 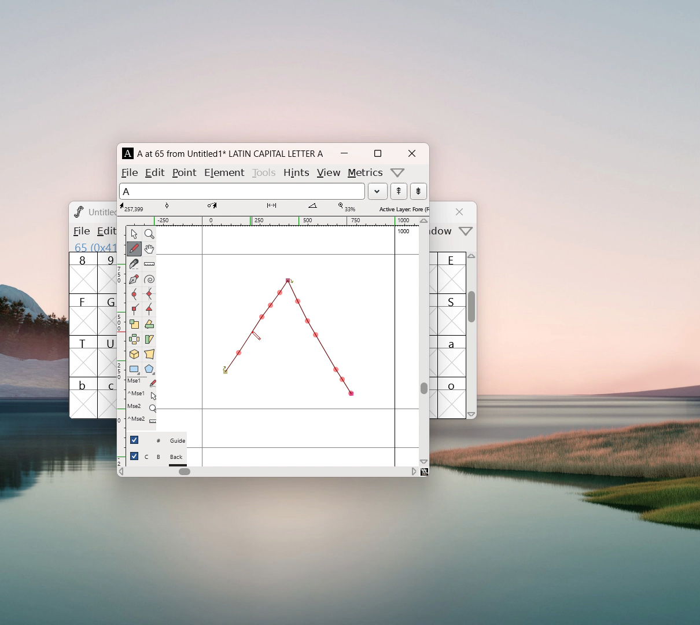 What do you see at coordinates (149, 340) in the screenshot?
I see `skew selection` at bounding box center [149, 340].